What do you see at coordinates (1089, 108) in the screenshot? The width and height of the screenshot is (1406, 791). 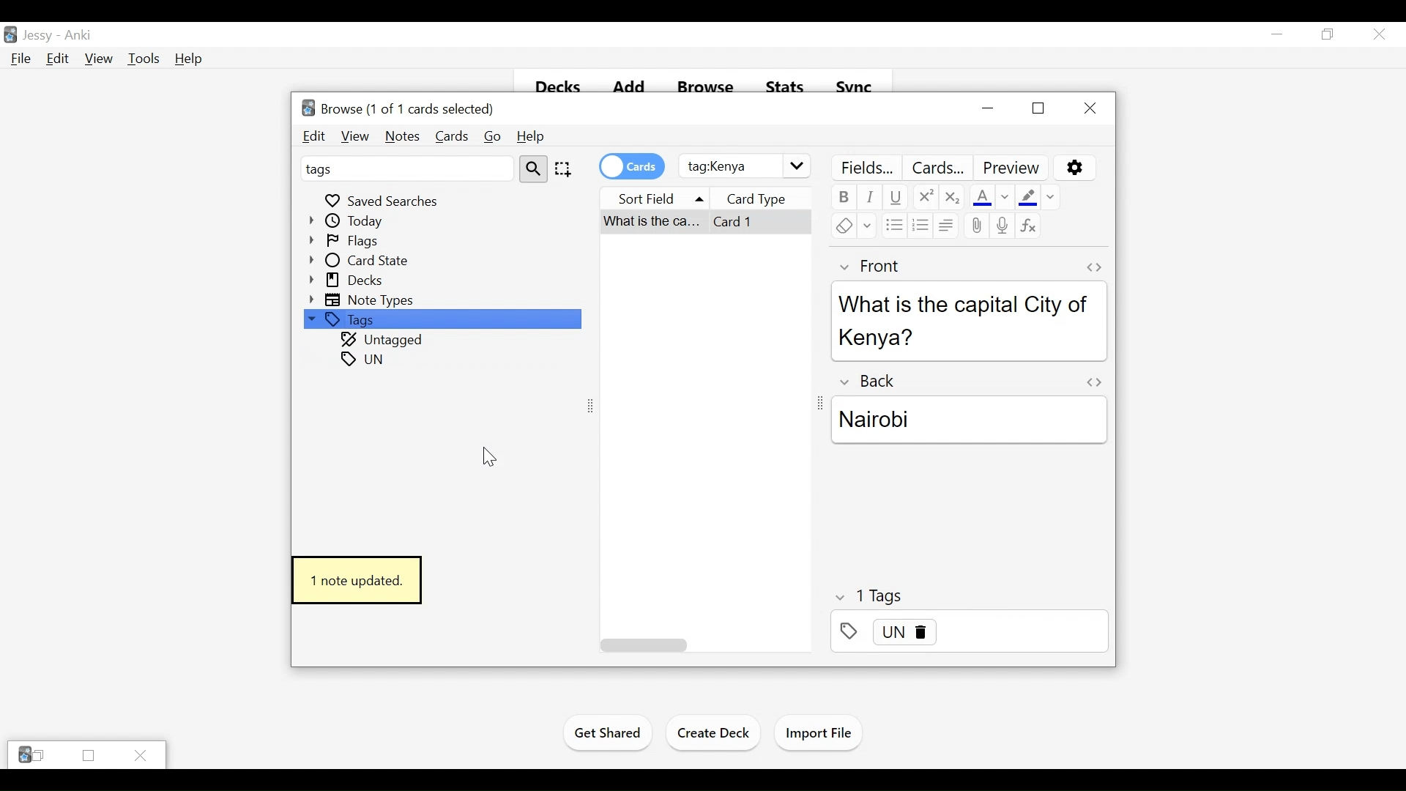 I see `Close` at bounding box center [1089, 108].